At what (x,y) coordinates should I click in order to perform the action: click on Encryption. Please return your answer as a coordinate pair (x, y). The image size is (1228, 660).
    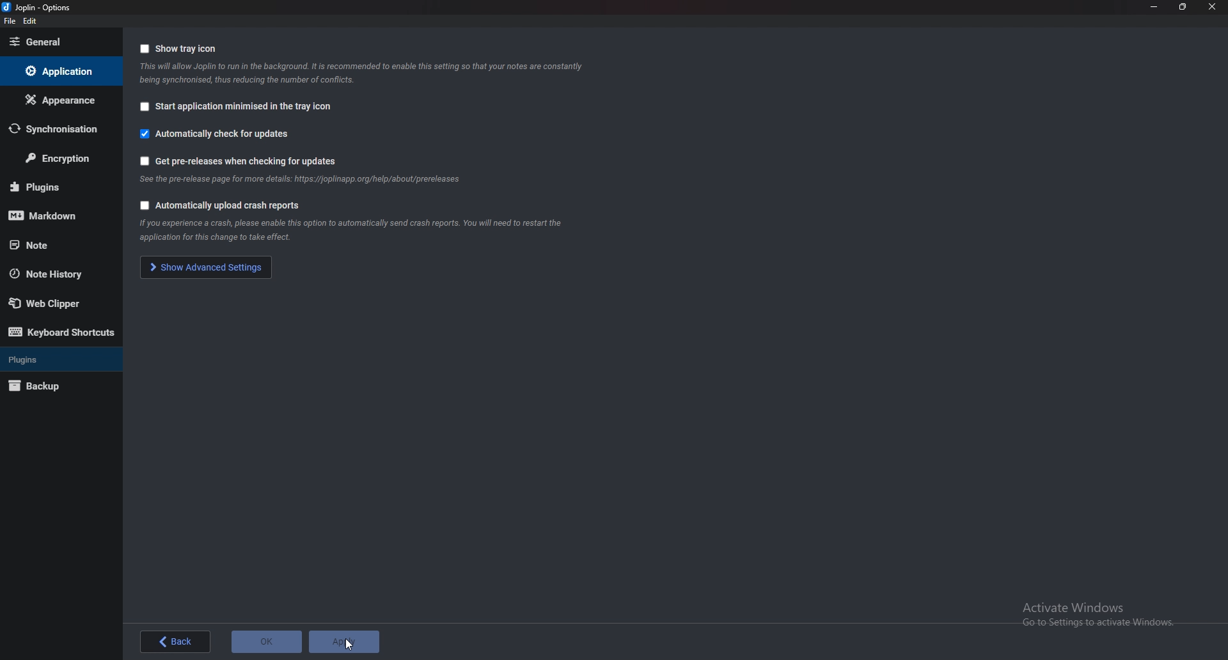
    Looking at the image, I should click on (63, 157).